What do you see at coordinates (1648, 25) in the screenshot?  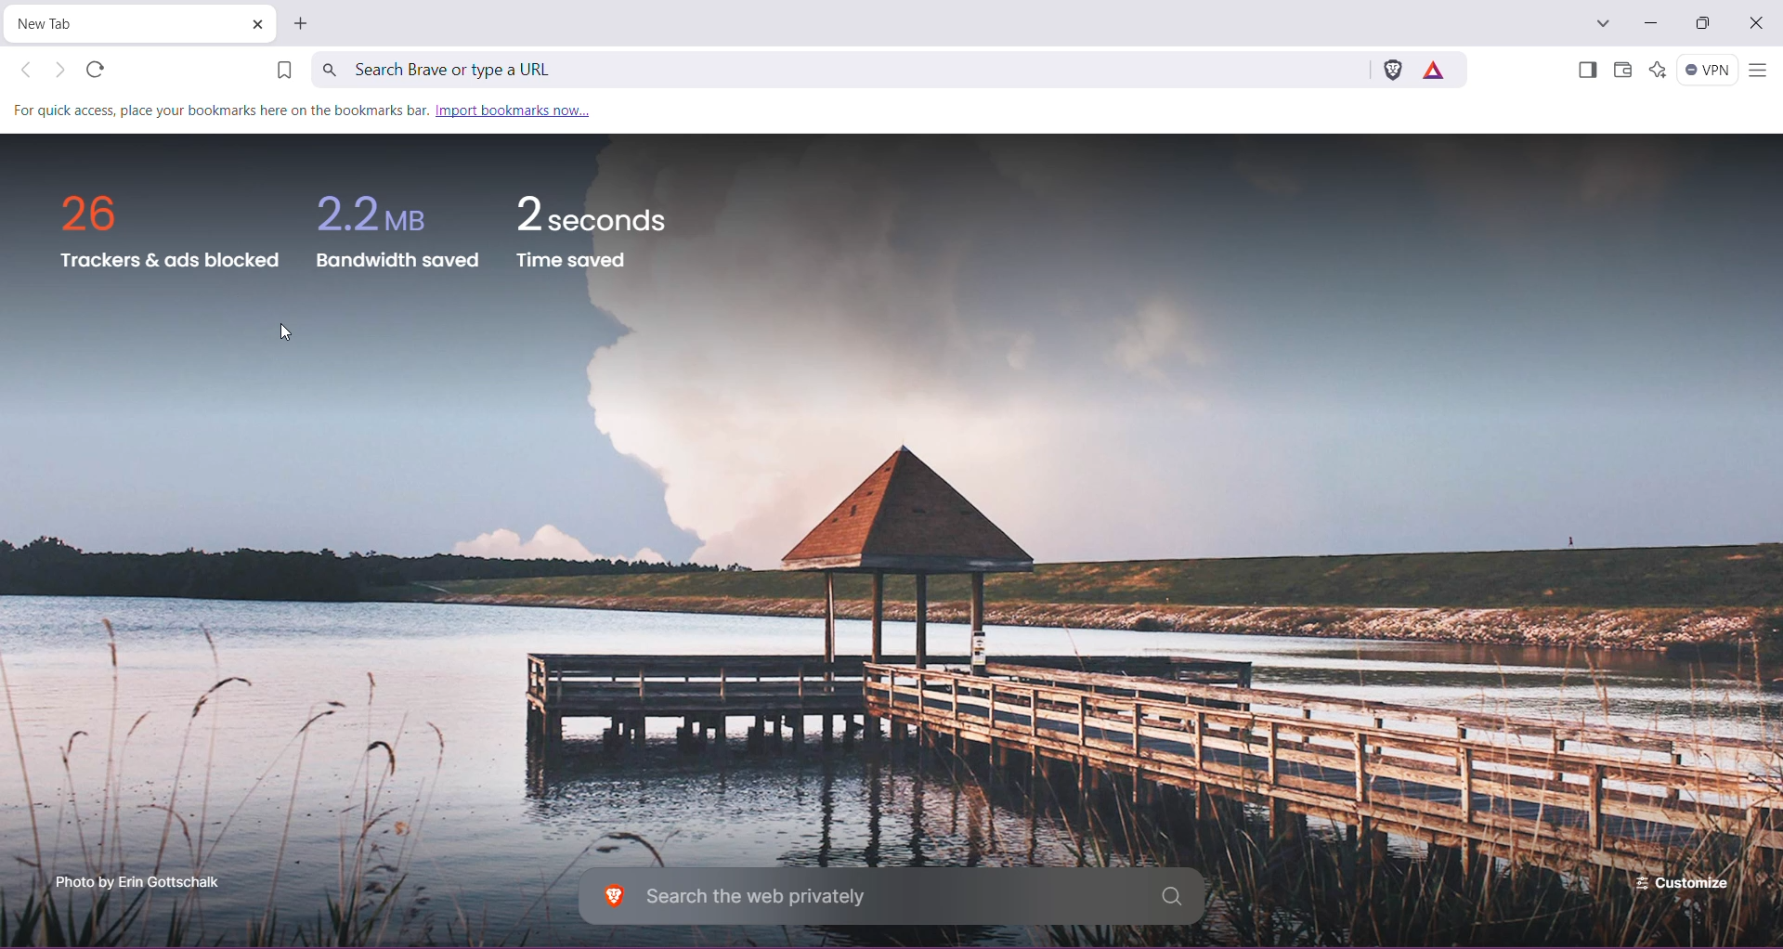 I see `Minimize` at bounding box center [1648, 25].